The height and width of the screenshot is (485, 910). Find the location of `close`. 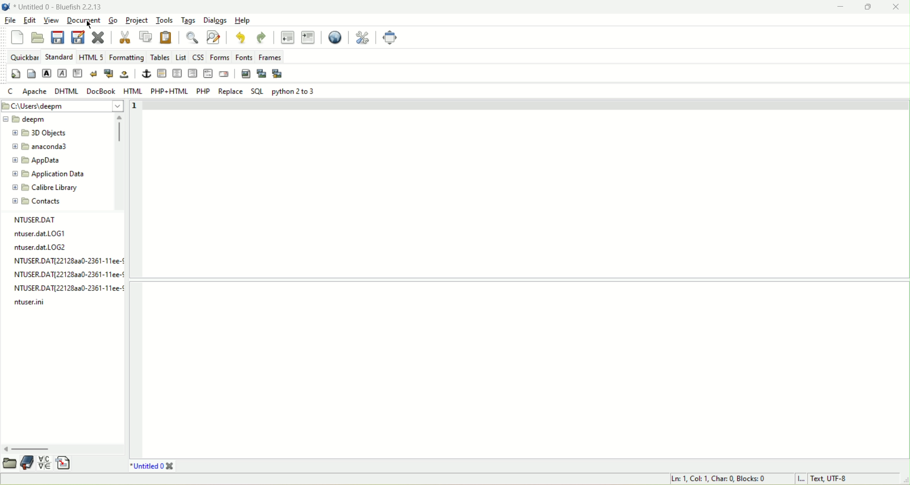

close is located at coordinates (97, 37).